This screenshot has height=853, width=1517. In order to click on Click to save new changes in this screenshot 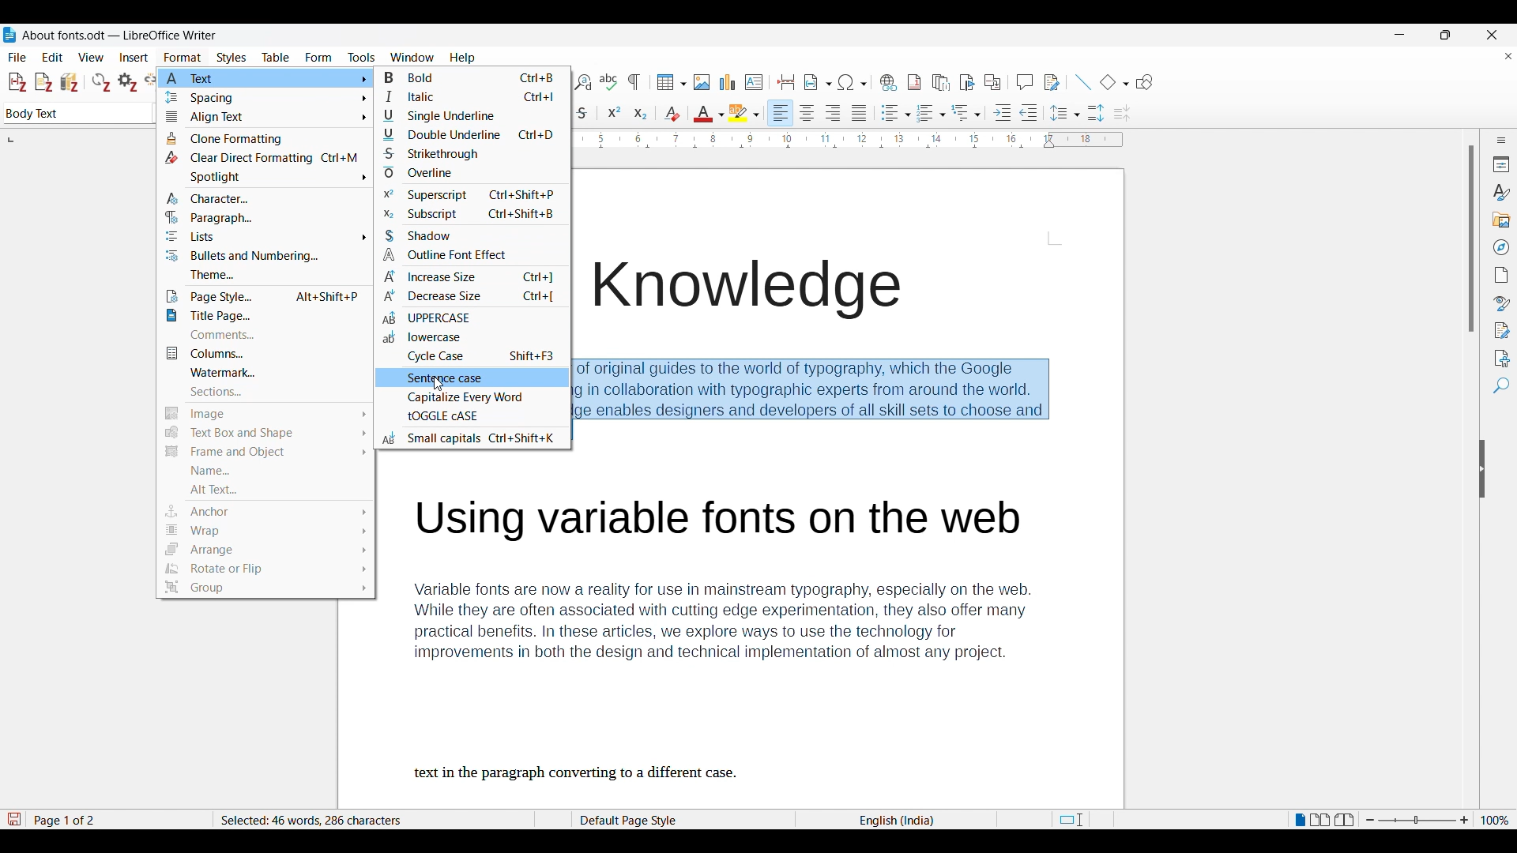, I will do `click(13, 819)`.